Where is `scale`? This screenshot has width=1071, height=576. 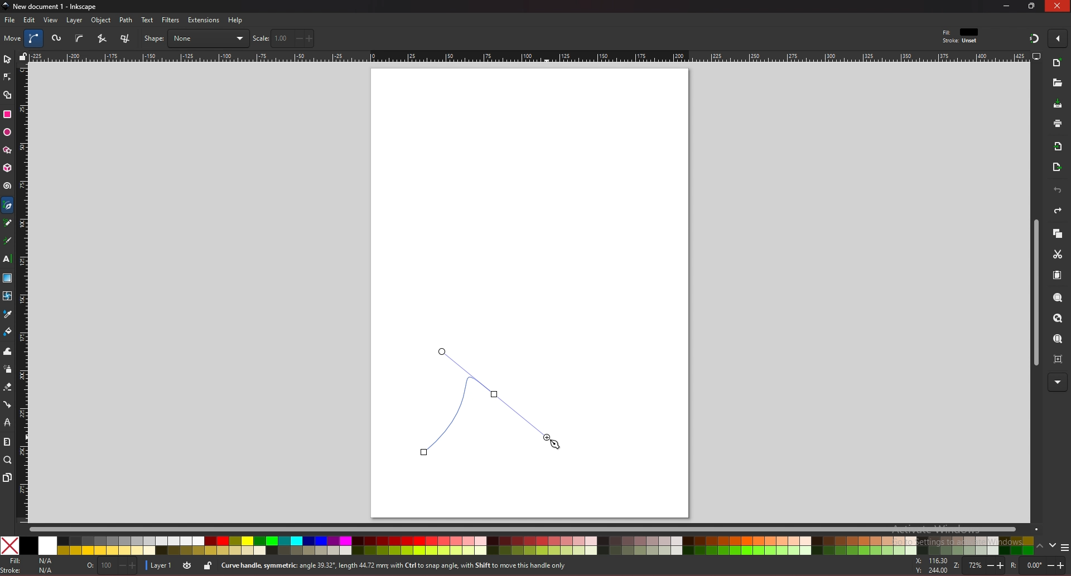 scale is located at coordinates (283, 38).